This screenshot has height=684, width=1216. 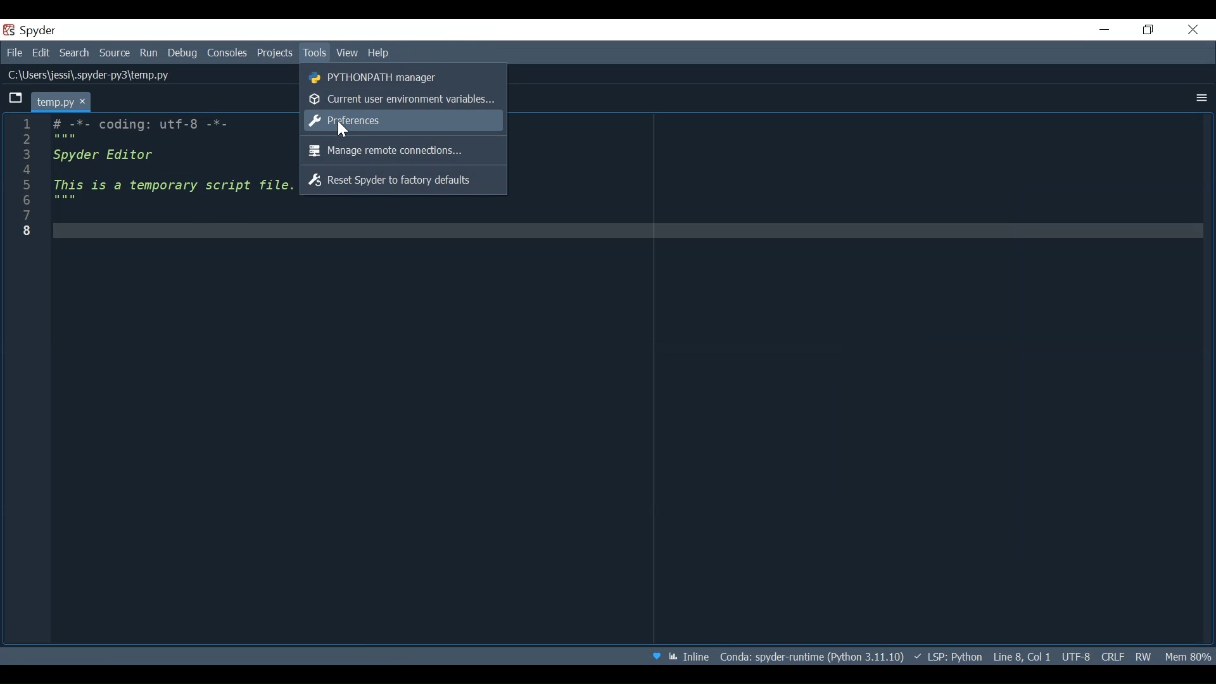 I want to click on Help Spyder, so click(x=660, y=658).